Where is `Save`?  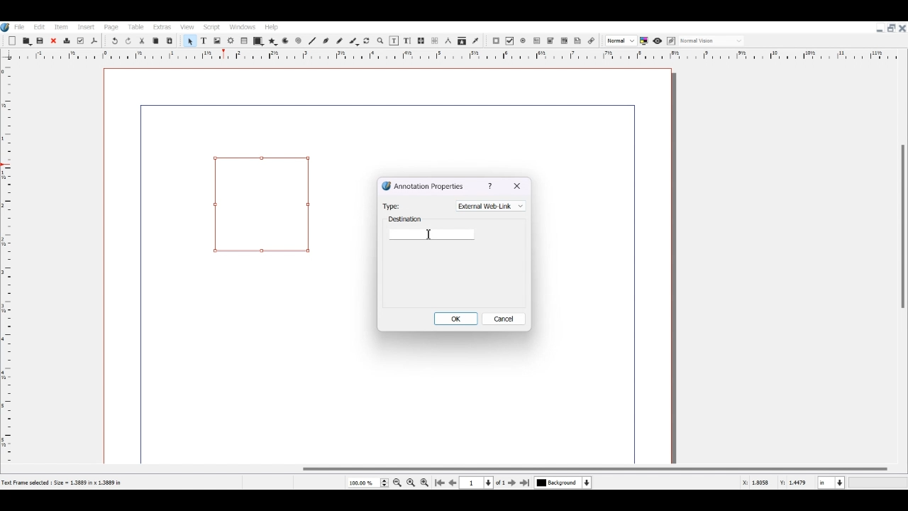 Save is located at coordinates (41, 40).